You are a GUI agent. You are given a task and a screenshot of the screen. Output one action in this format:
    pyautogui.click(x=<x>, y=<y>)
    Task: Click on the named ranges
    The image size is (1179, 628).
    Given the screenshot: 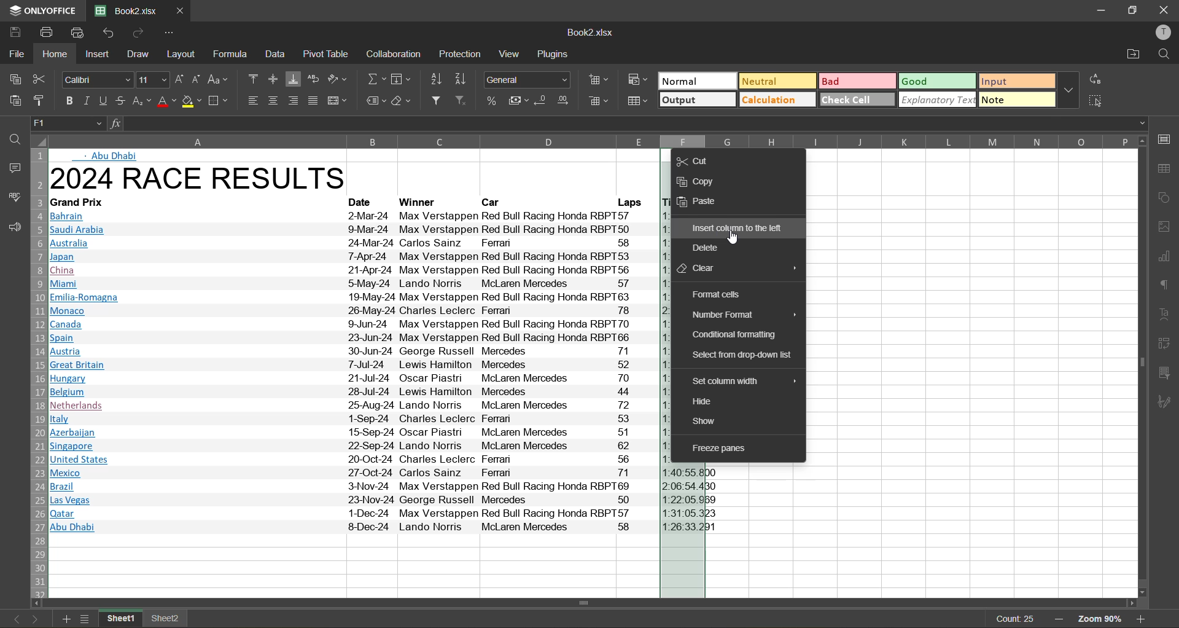 What is the action you would take?
    pyautogui.click(x=375, y=101)
    